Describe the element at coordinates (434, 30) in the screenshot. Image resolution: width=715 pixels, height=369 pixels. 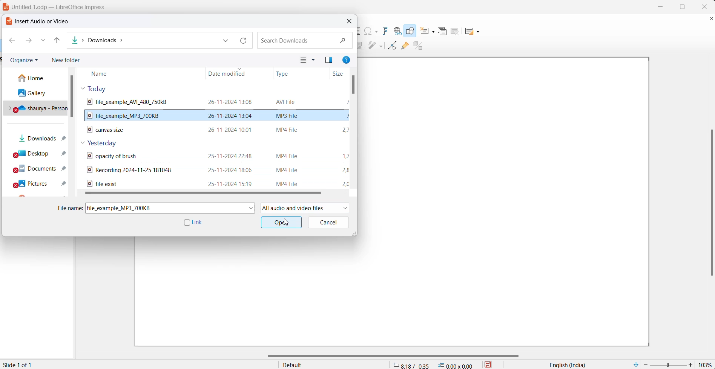
I see `new slide options dropdown button` at that location.